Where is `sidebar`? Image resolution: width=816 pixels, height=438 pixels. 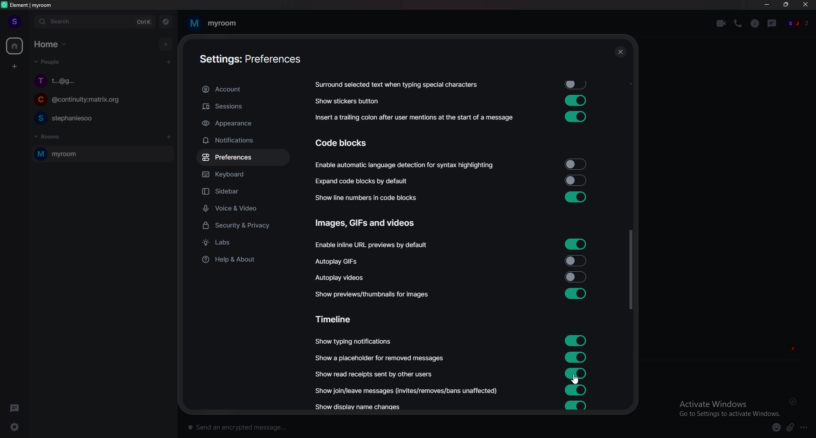
sidebar is located at coordinates (246, 192).